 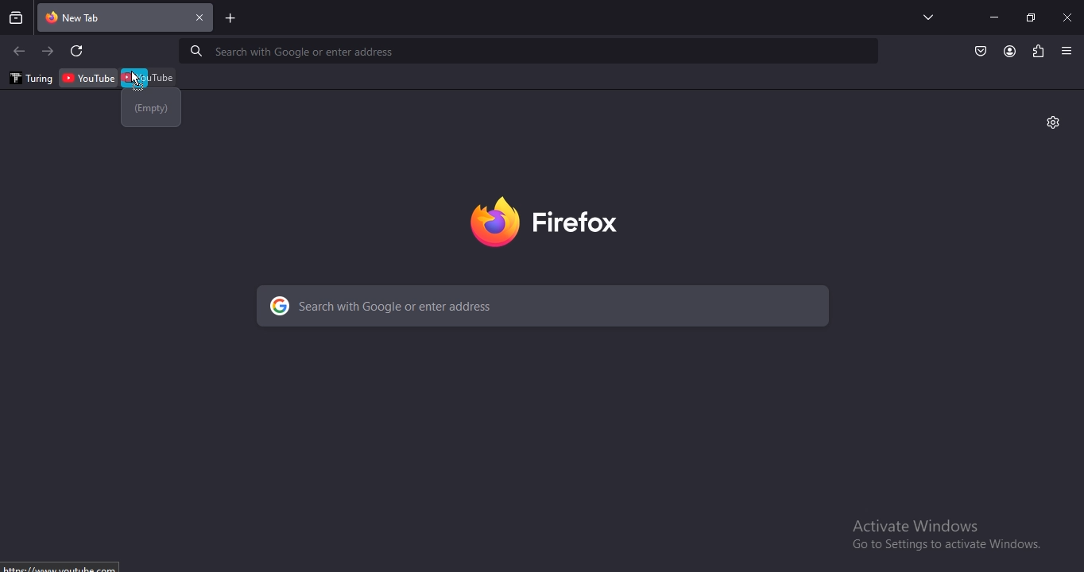 I want to click on youtube, so click(x=90, y=77).